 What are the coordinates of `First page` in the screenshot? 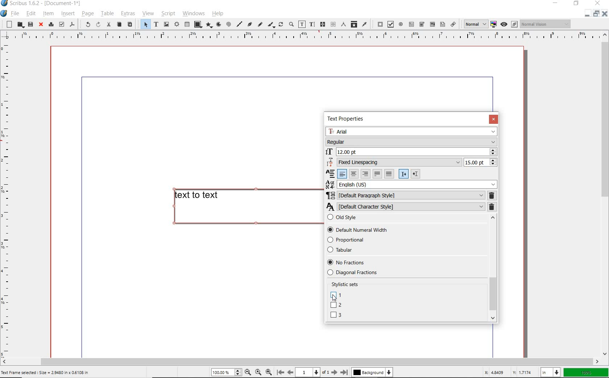 It's located at (280, 373).